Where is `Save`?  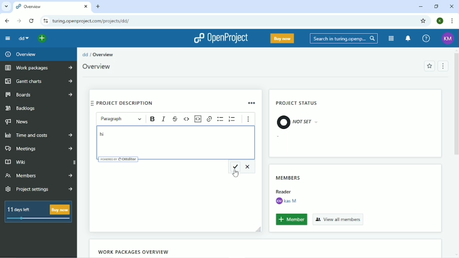
Save is located at coordinates (235, 167).